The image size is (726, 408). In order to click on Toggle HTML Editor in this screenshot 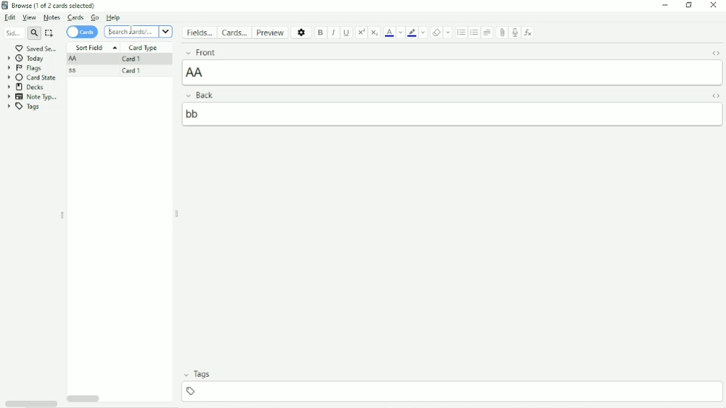, I will do `click(715, 52)`.